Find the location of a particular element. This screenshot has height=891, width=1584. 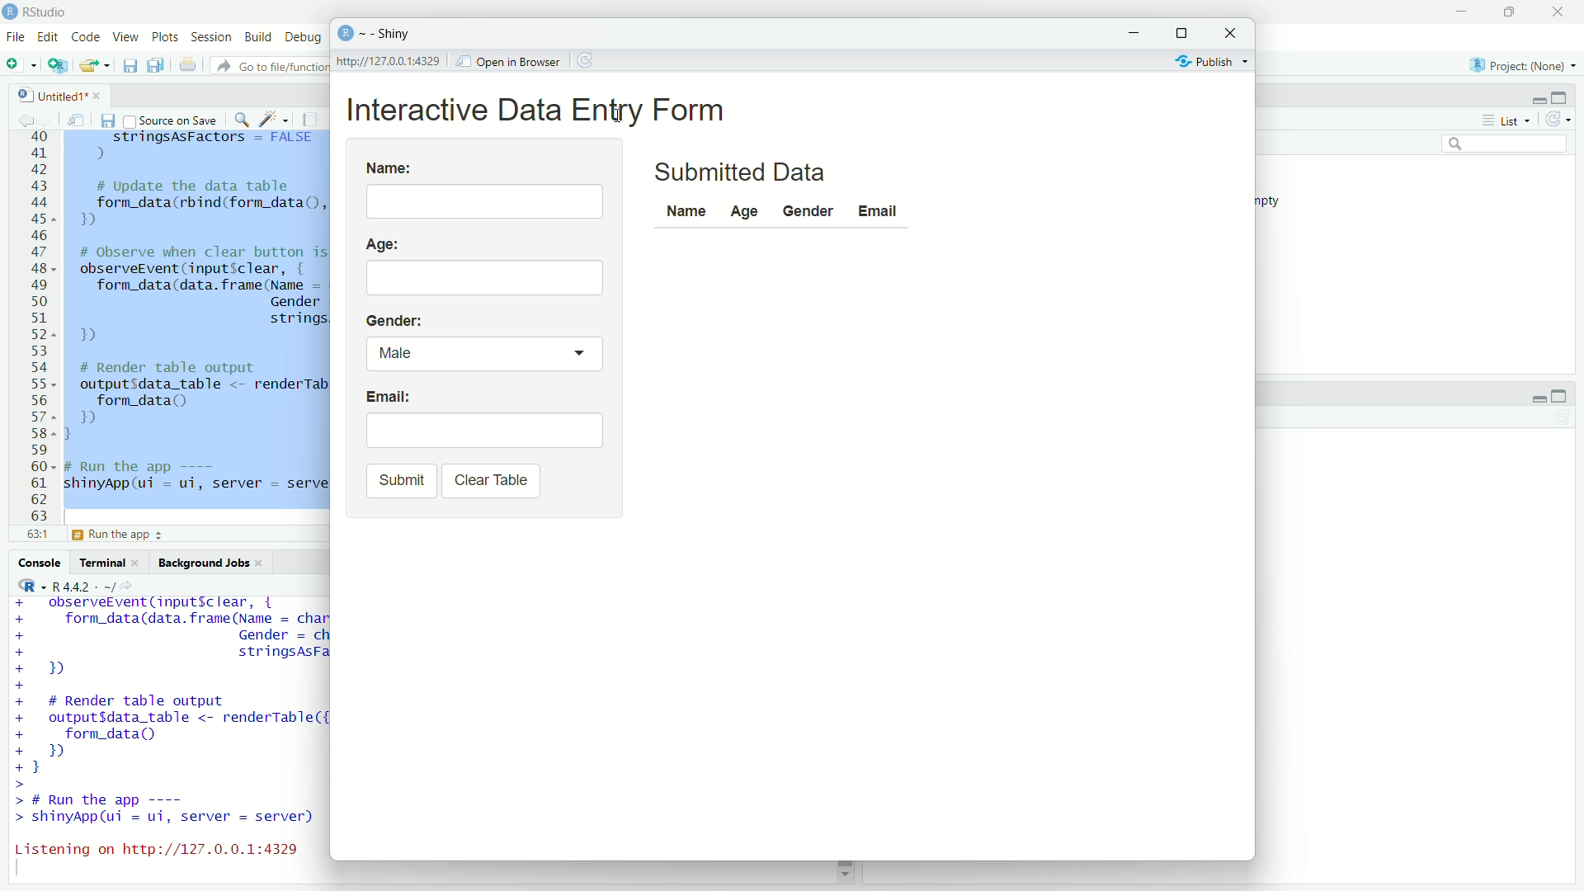

close is located at coordinates (1234, 31).